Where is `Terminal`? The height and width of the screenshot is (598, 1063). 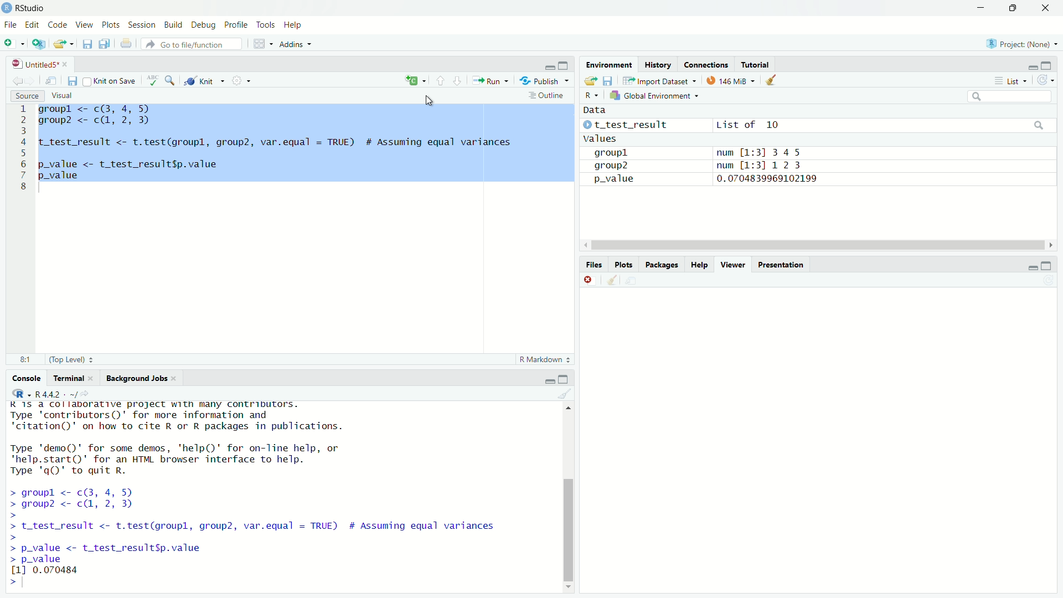 Terminal is located at coordinates (71, 378).